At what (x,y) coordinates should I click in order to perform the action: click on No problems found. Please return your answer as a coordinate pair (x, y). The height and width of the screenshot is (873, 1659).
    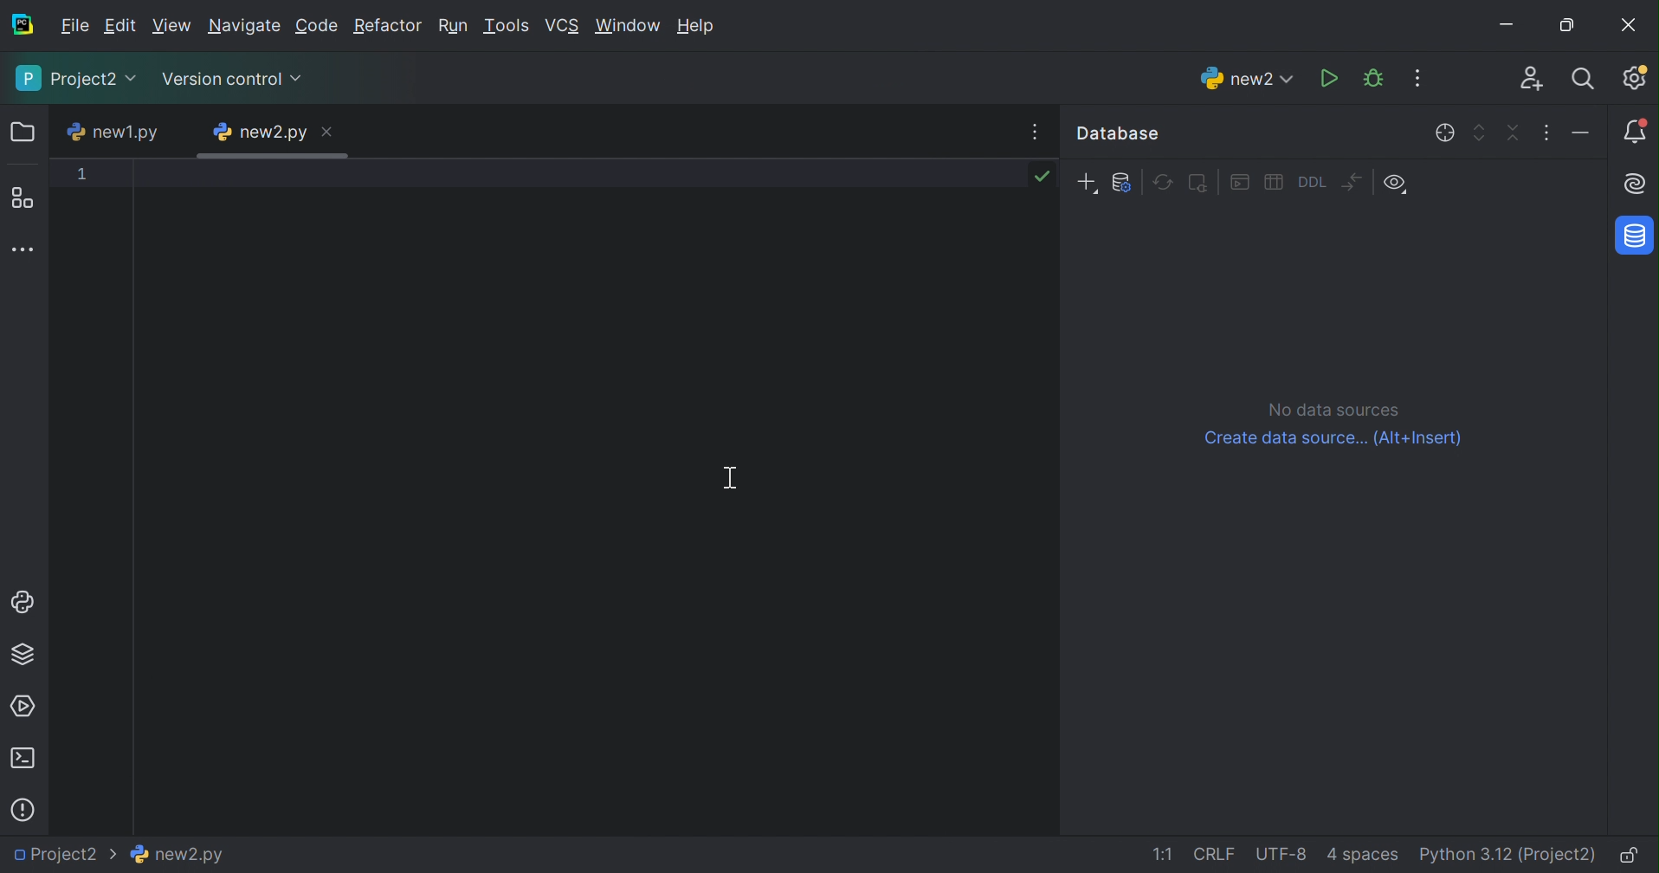
    Looking at the image, I should click on (1043, 179).